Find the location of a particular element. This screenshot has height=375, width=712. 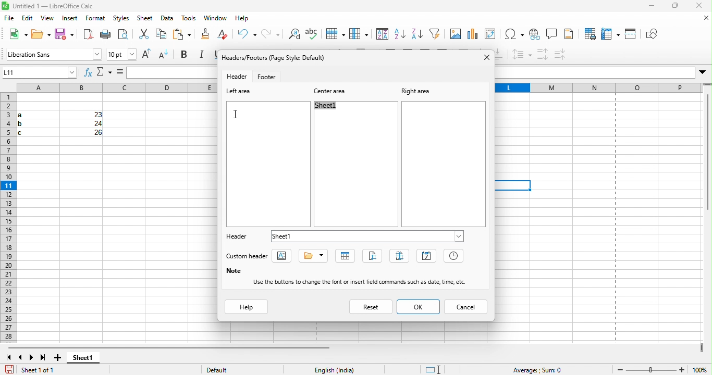

print is located at coordinates (105, 35).